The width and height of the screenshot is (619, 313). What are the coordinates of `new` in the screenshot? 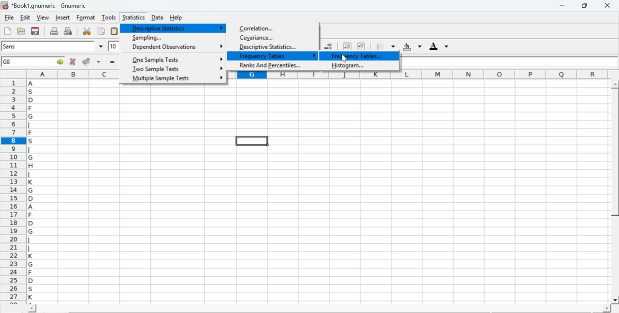 It's located at (7, 31).